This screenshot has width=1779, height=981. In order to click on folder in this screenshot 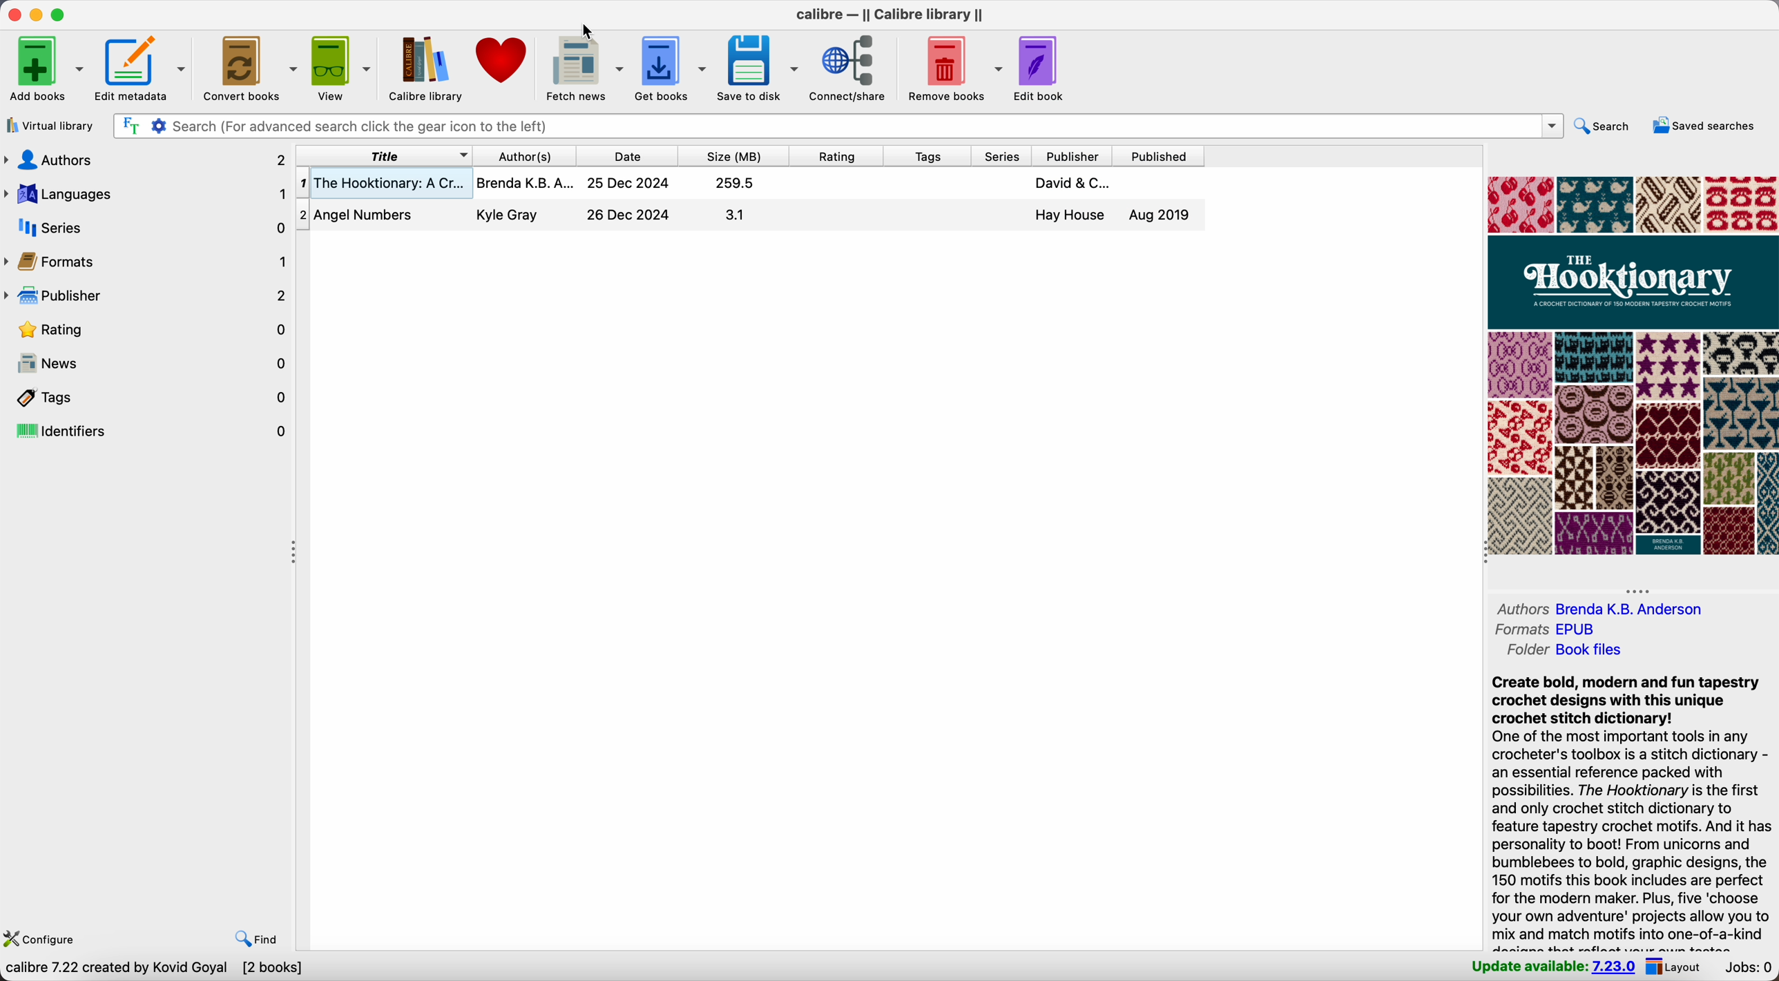, I will do `click(1570, 650)`.